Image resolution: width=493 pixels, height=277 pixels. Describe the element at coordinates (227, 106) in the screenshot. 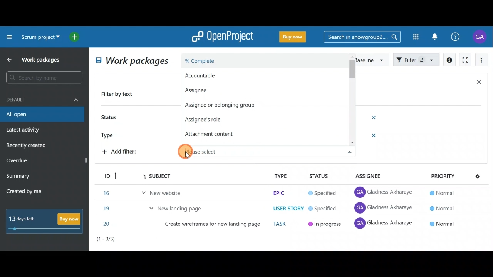

I see `Assignee or belonging group` at that location.